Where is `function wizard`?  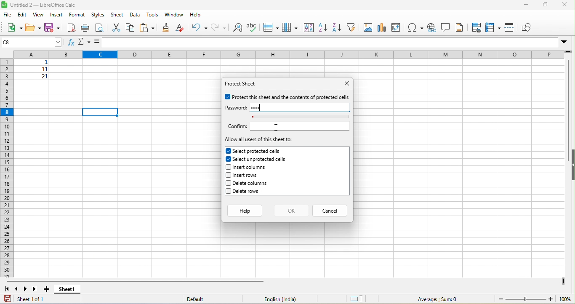 function wizard is located at coordinates (71, 43).